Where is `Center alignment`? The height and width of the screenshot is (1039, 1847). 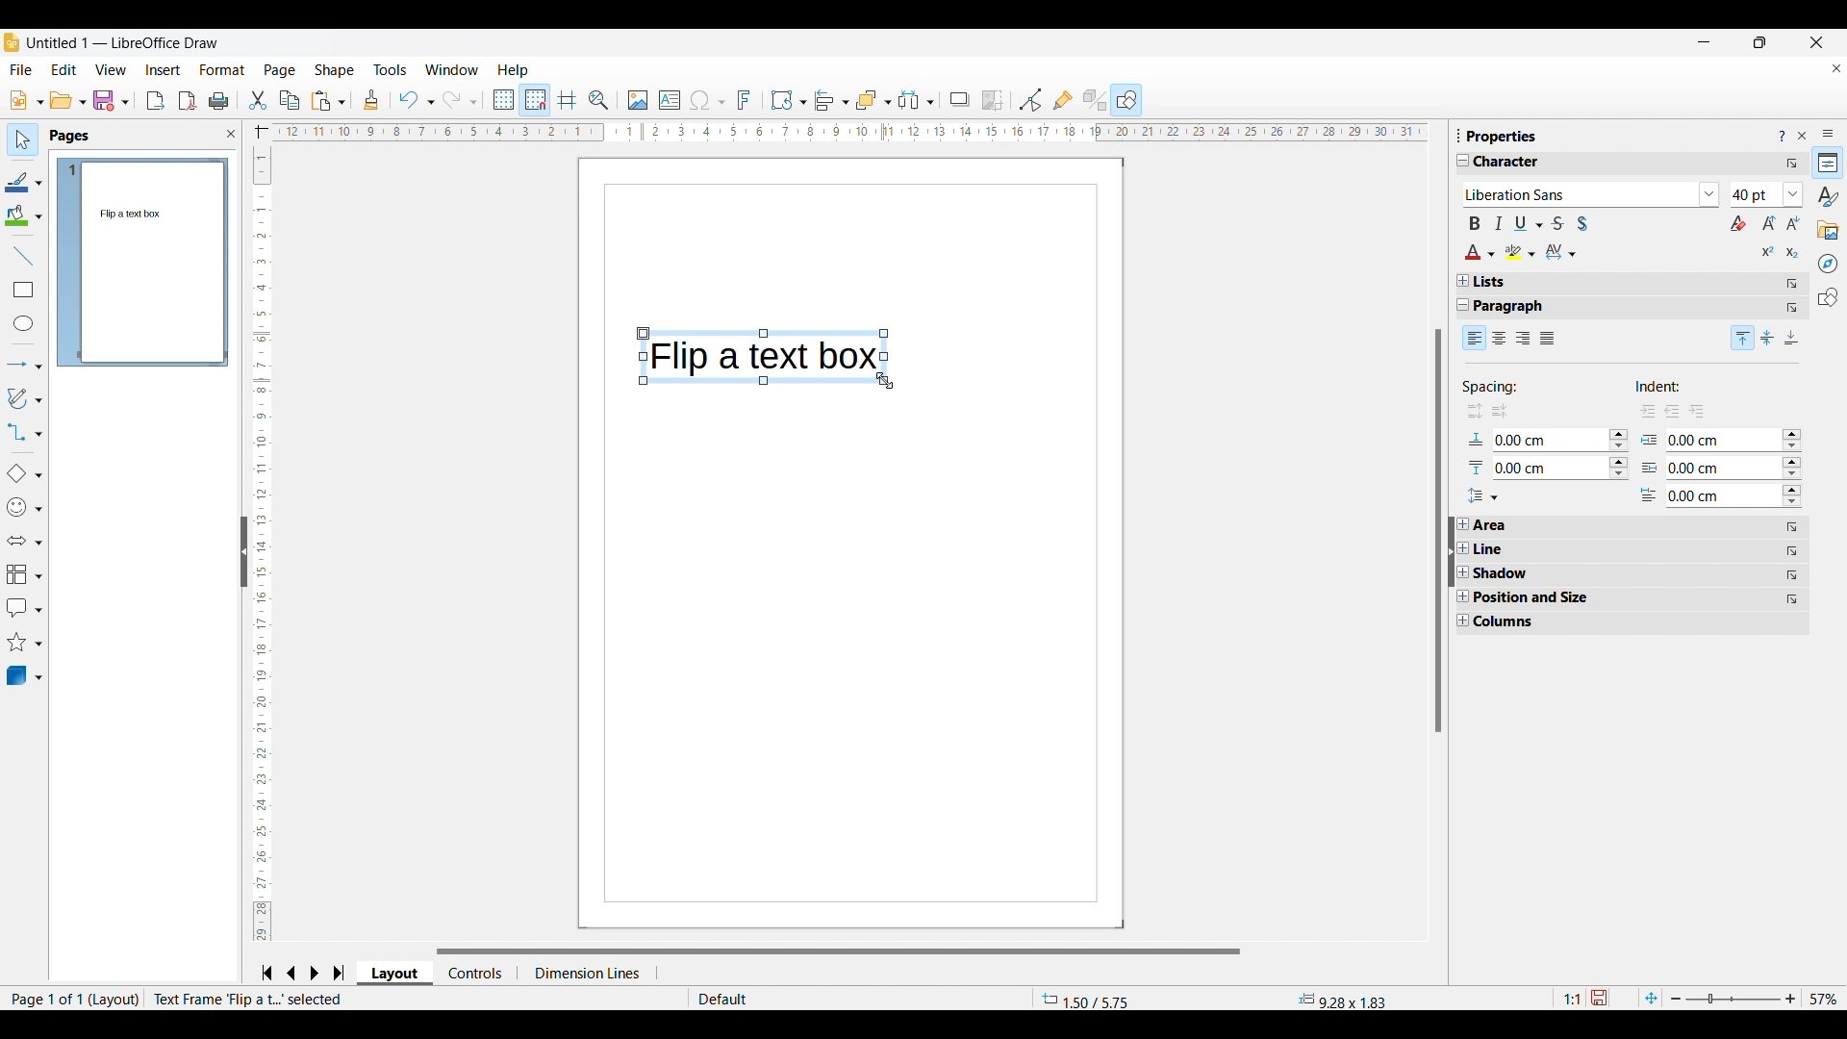
Center alignment is located at coordinates (1500, 339).